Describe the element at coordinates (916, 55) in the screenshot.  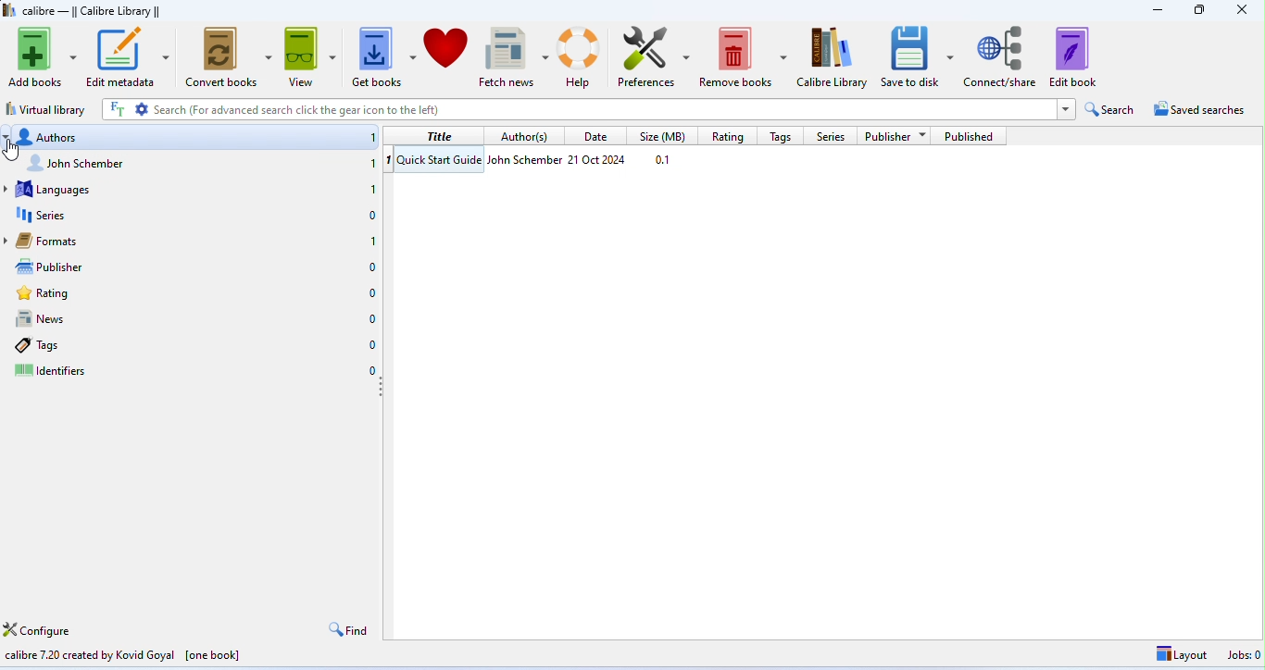
I see `save to disk` at that location.